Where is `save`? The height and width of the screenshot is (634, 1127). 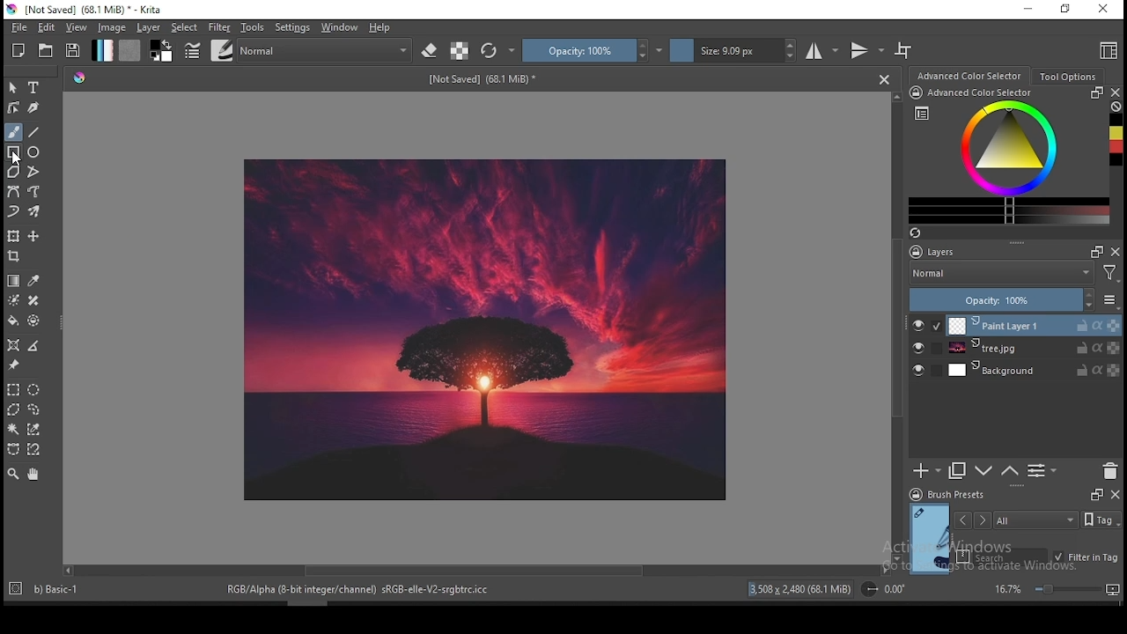
save is located at coordinates (74, 51).